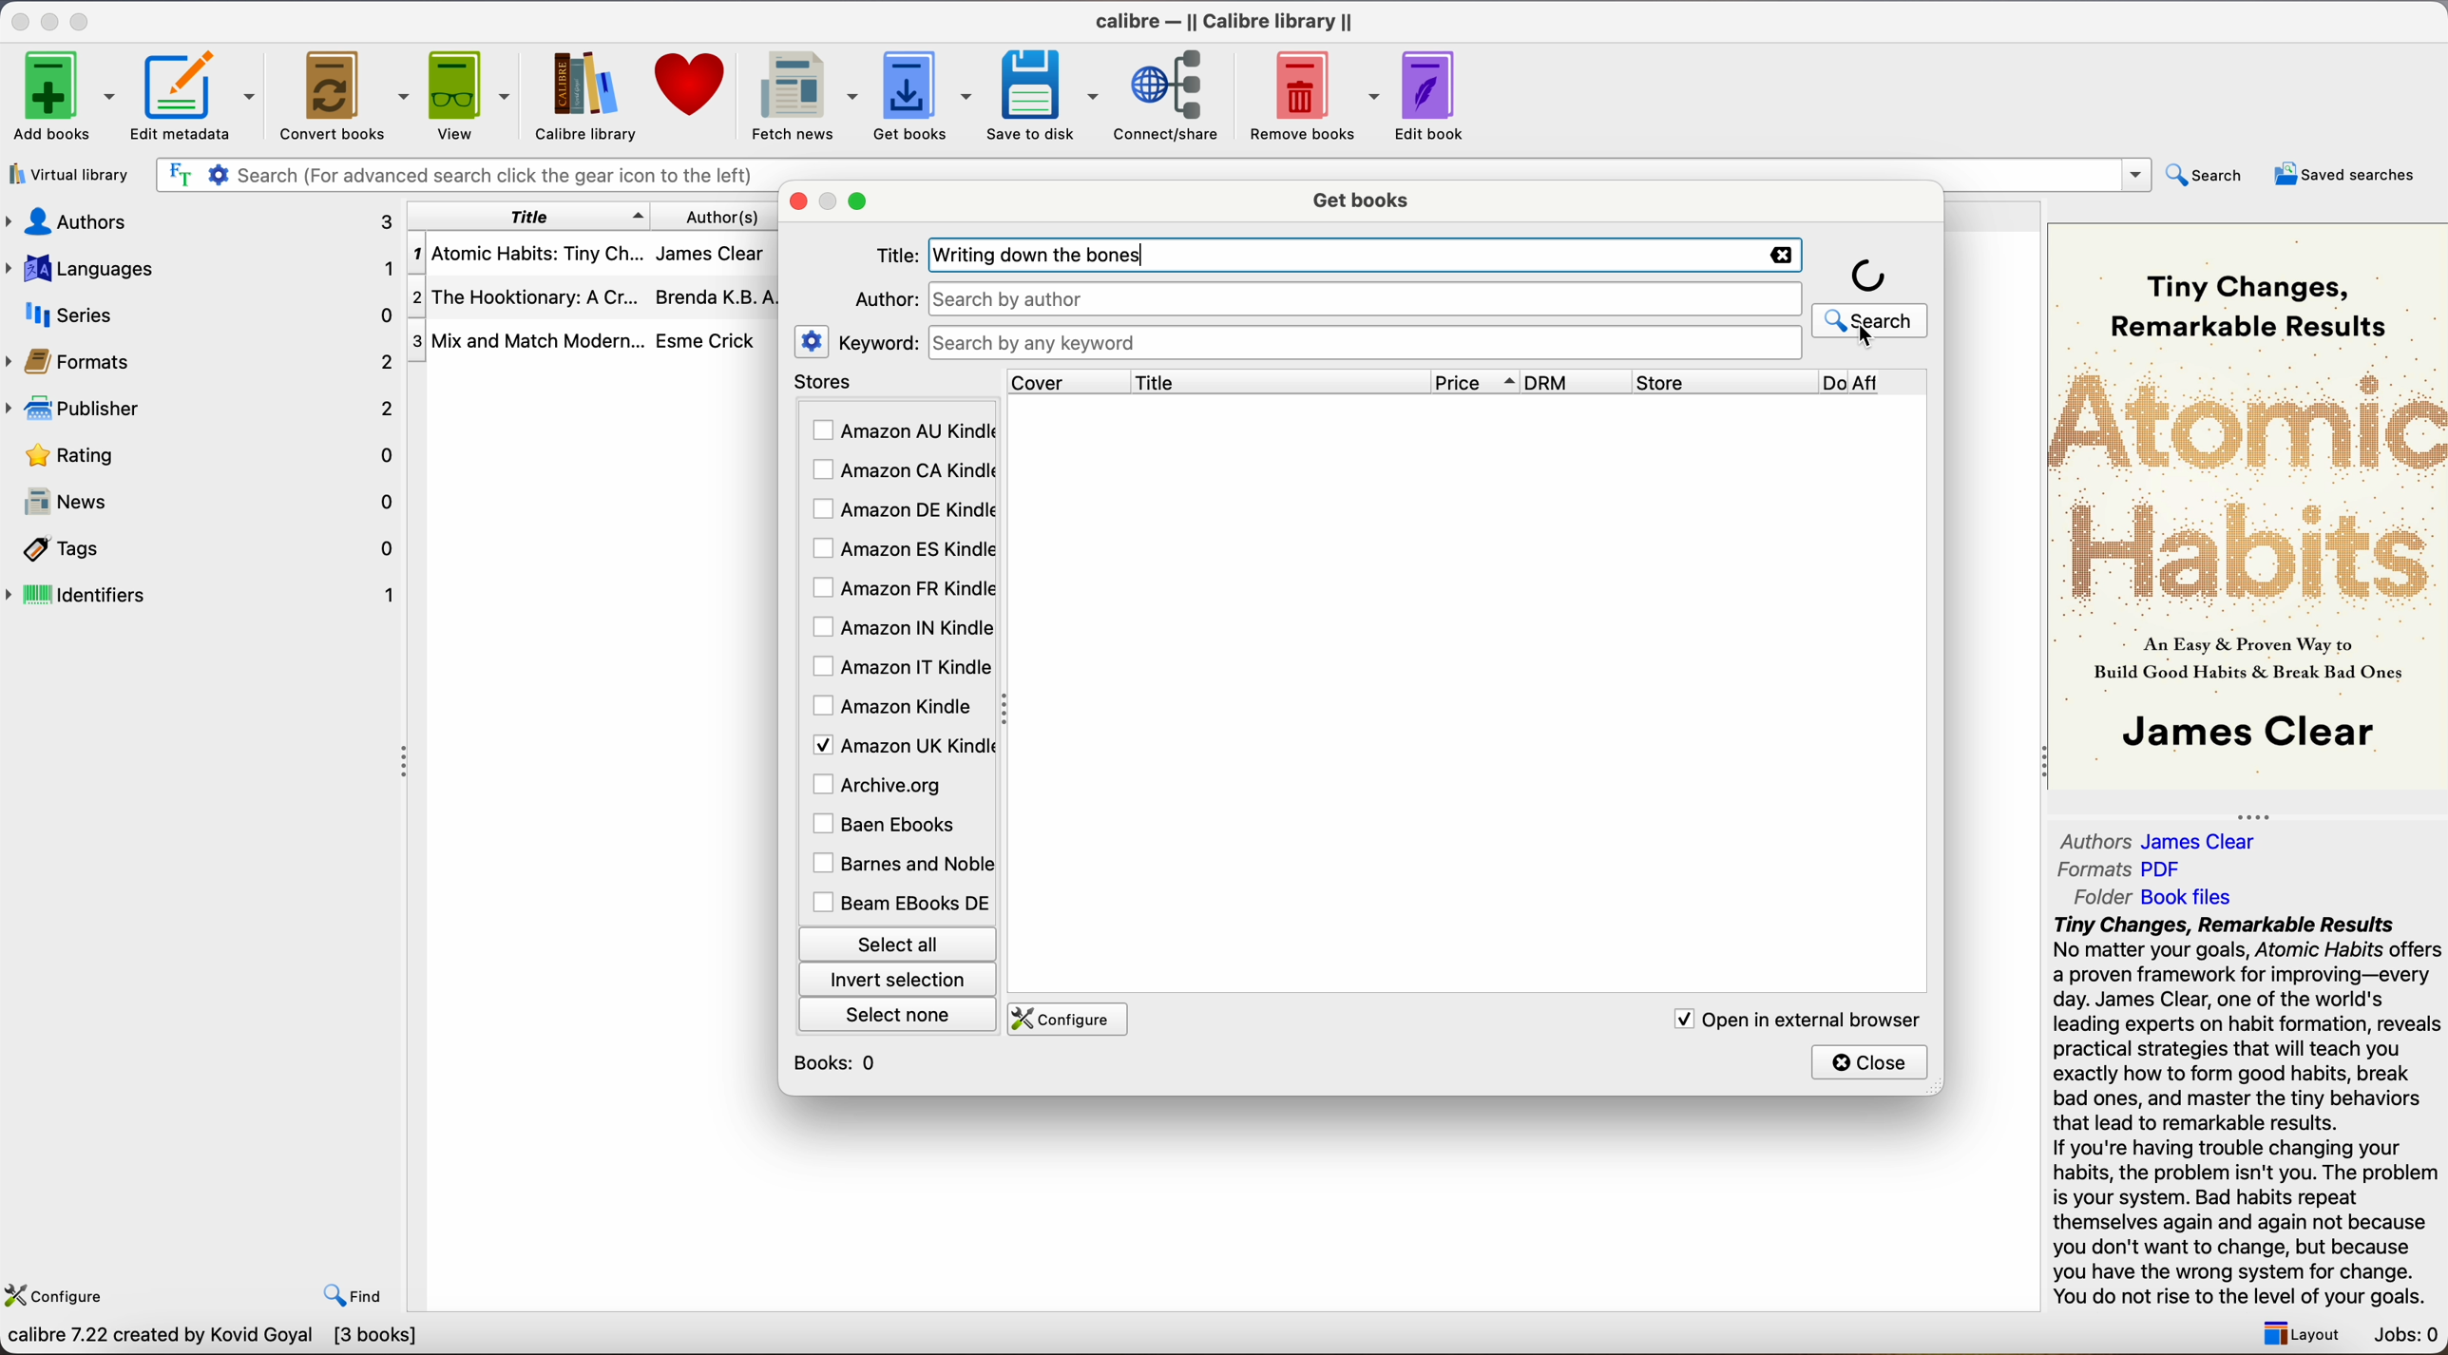 The width and height of the screenshot is (2448, 1355). I want to click on books: 0, so click(840, 1063).